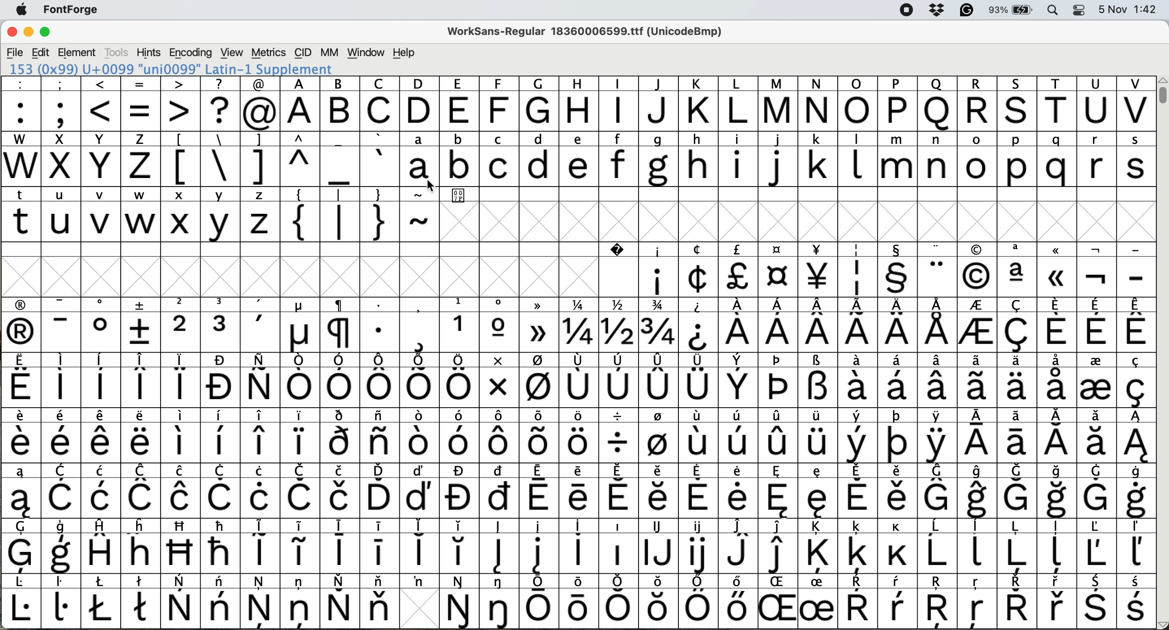 Image resolution: width=1169 pixels, height=630 pixels. What do you see at coordinates (658, 104) in the screenshot?
I see `J` at bounding box center [658, 104].